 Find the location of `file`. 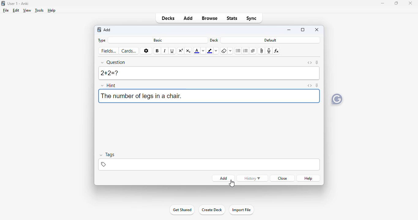

file is located at coordinates (6, 10).